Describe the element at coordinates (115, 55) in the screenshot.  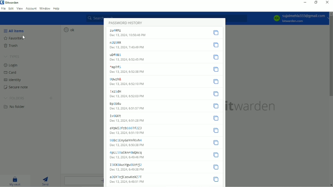
I see `uDf0B1` at that location.